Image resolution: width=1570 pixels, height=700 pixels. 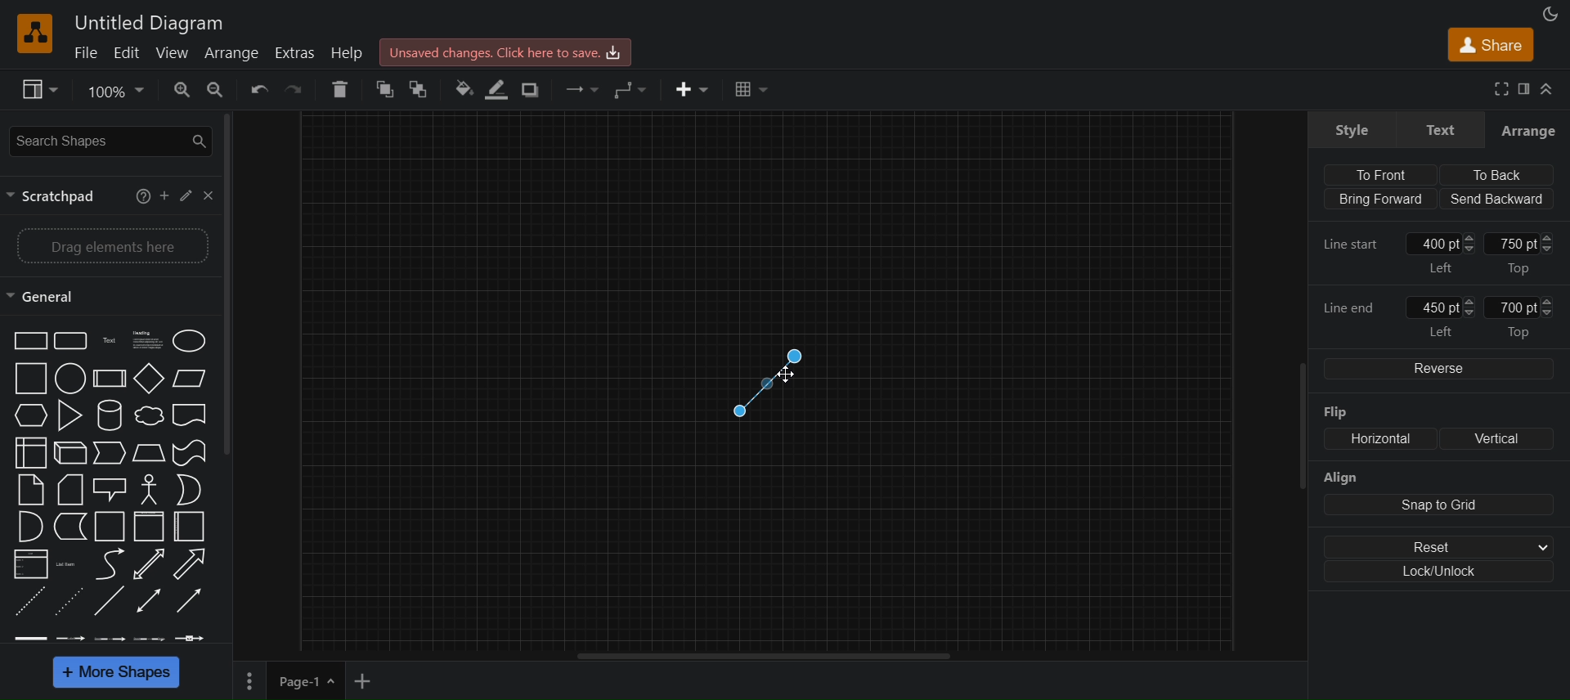 What do you see at coordinates (1438, 128) in the screenshot?
I see `text` at bounding box center [1438, 128].